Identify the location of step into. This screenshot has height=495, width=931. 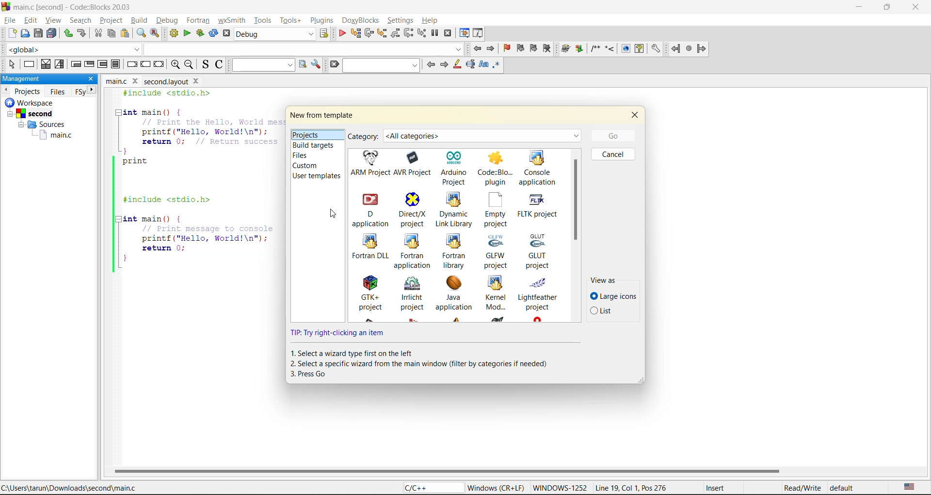
(382, 33).